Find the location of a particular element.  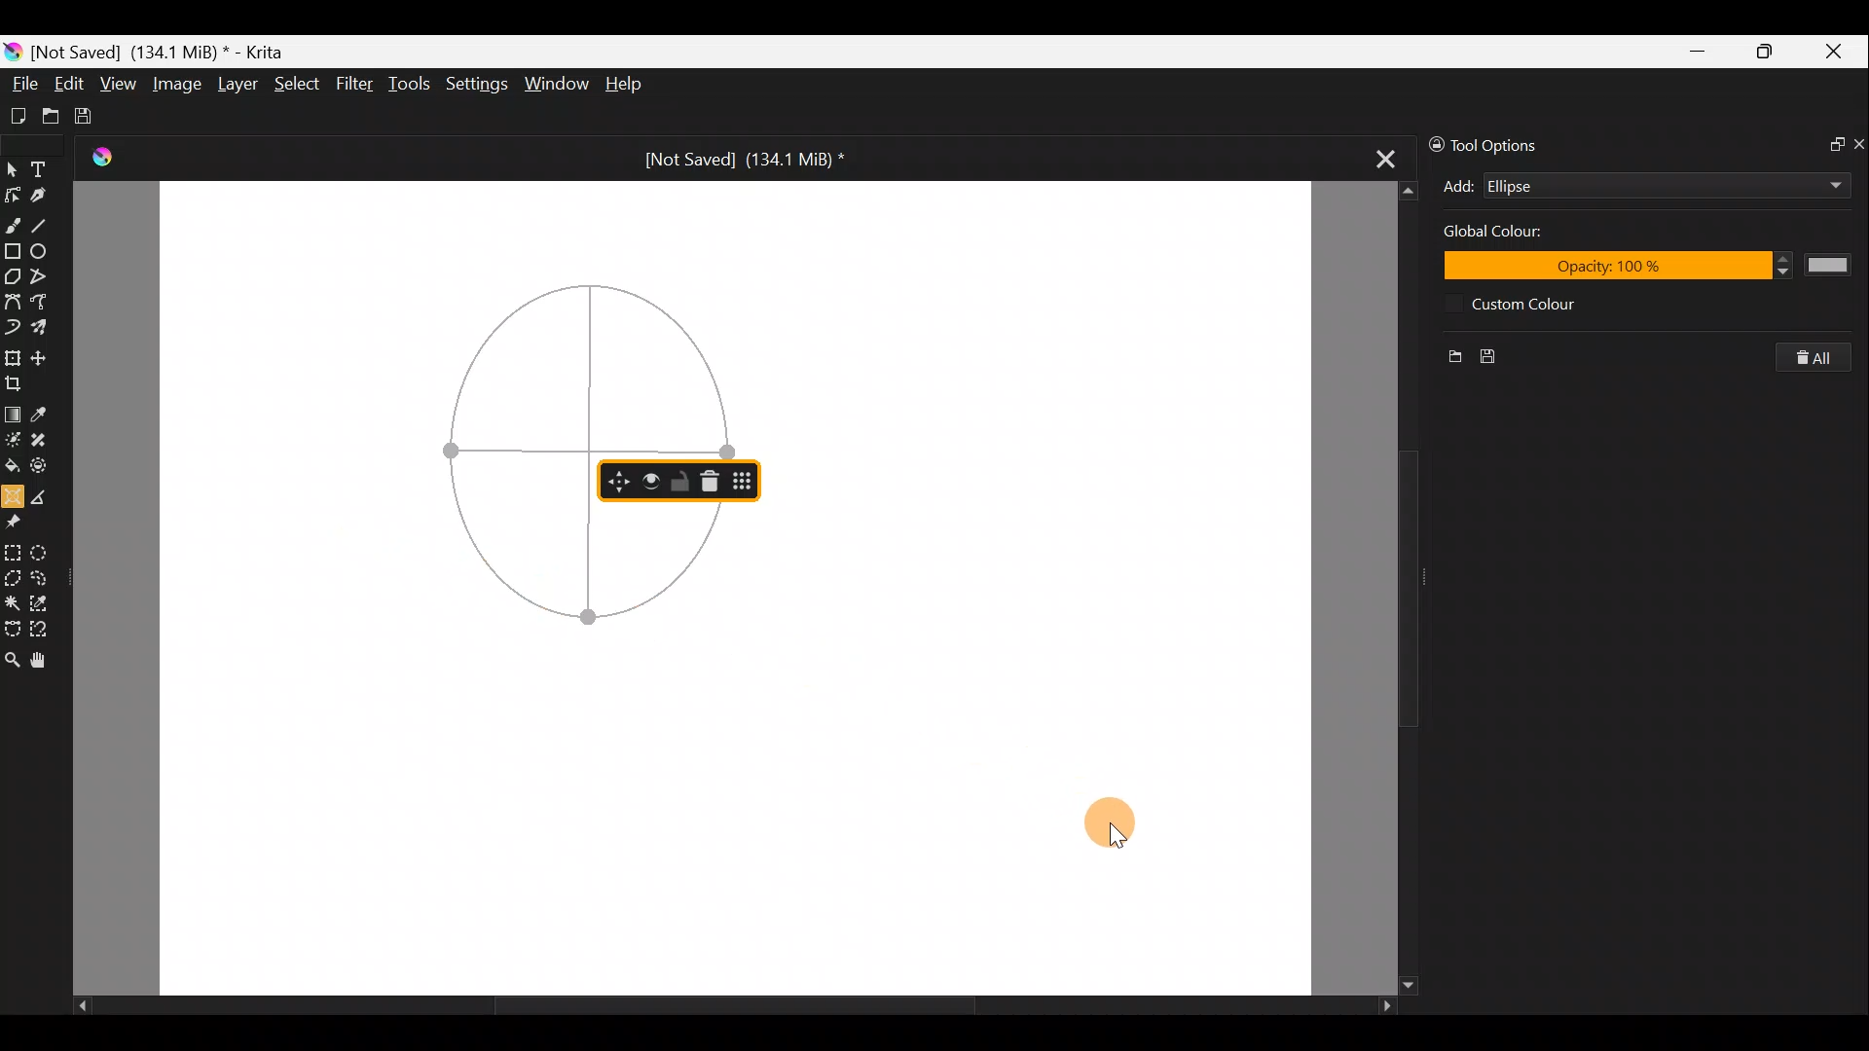

Create new document is located at coordinates (17, 114).